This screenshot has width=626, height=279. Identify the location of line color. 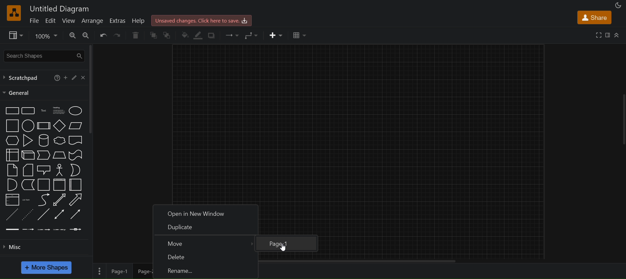
(199, 35).